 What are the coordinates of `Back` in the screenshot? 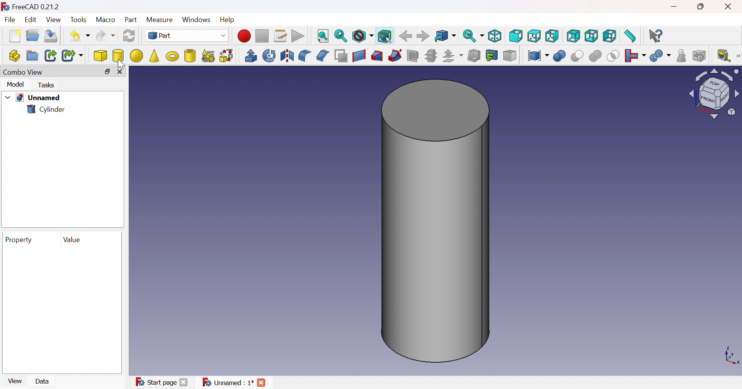 It's located at (405, 36).